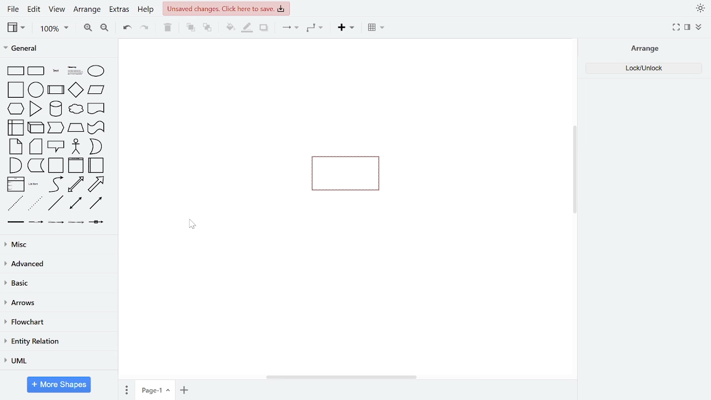 The image size is (711, 400). I want to click on zoom out, so click(106, 28).